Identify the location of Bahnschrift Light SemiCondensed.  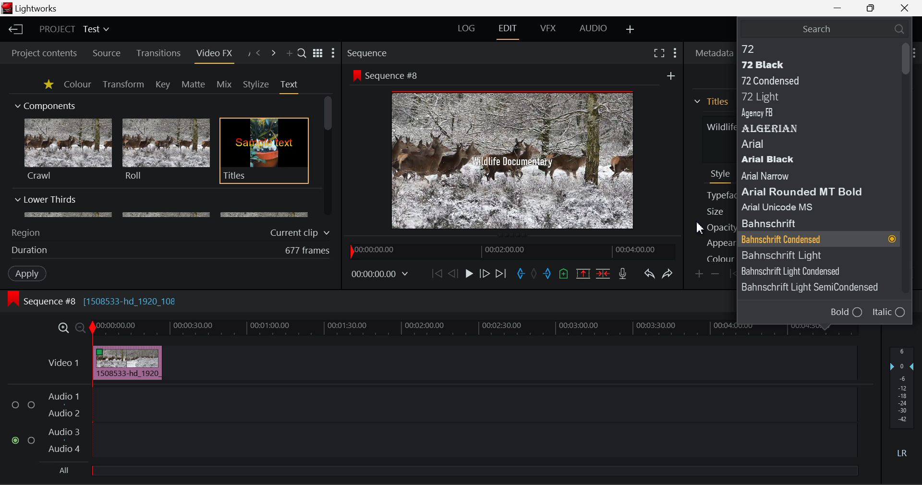
(815, 288).